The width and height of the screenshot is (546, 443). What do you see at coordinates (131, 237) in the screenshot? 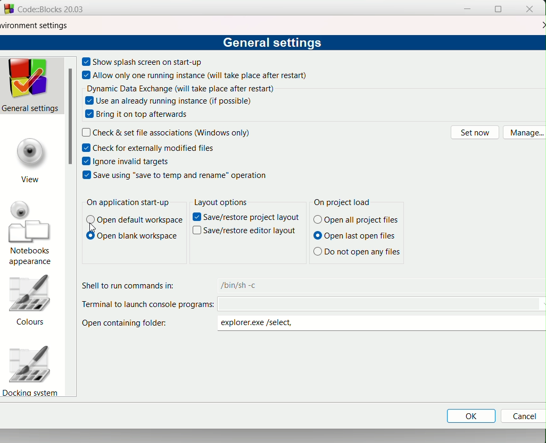
I see `text` at bounding box center [131, 237].